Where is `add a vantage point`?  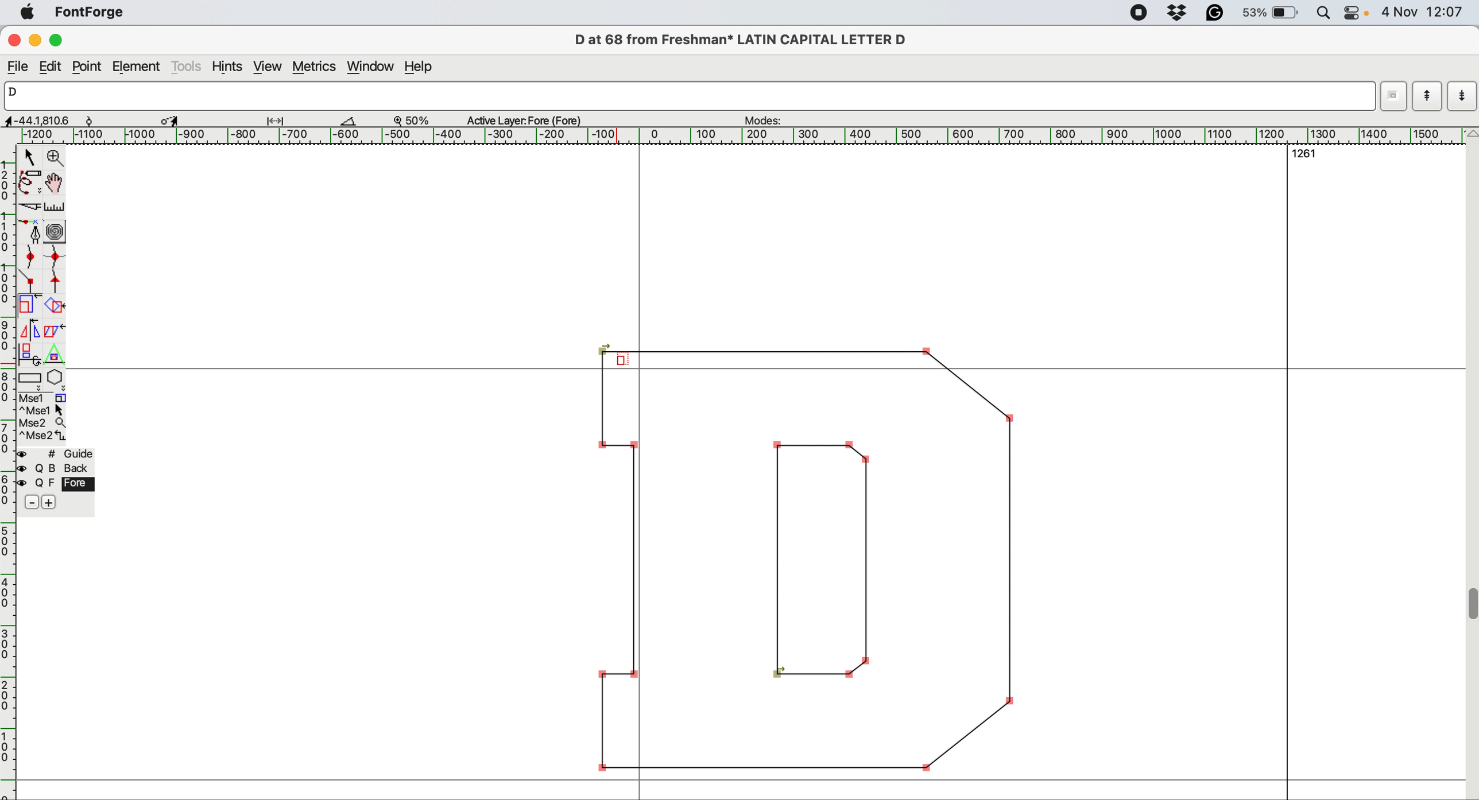 add a vantage point is located at coordinates (59, 283).